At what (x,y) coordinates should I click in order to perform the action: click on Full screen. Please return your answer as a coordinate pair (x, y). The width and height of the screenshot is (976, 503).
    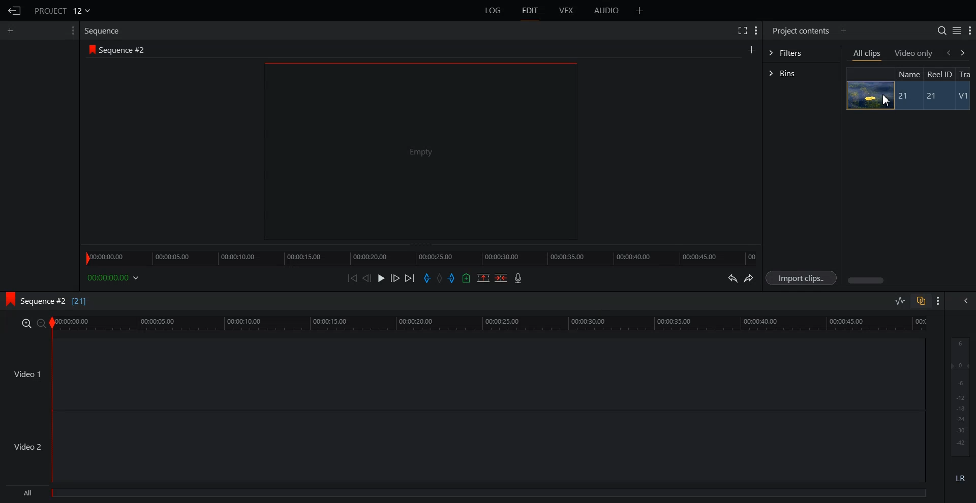
    Looking at the image, I should click on (742, 29).